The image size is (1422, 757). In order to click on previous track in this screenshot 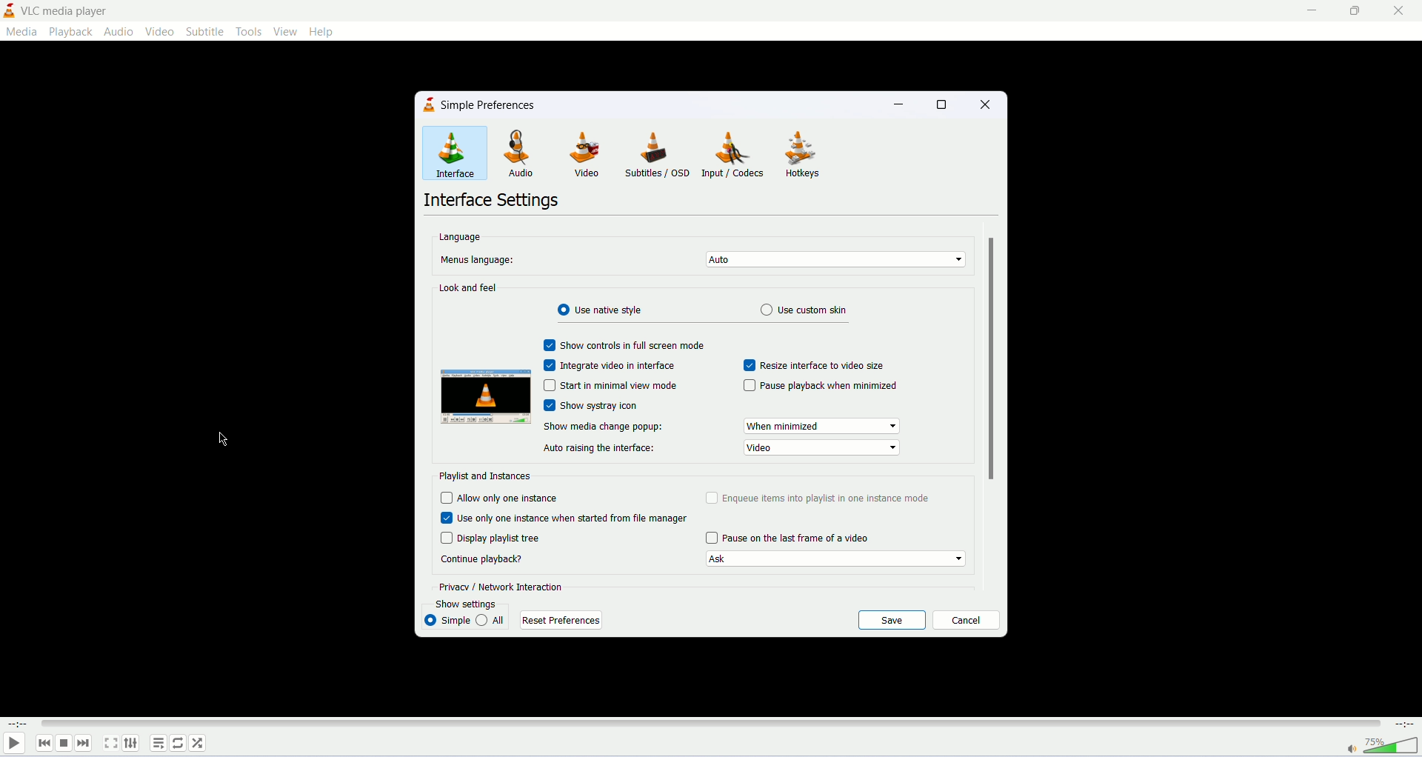, I will do `click(42, 743)`.